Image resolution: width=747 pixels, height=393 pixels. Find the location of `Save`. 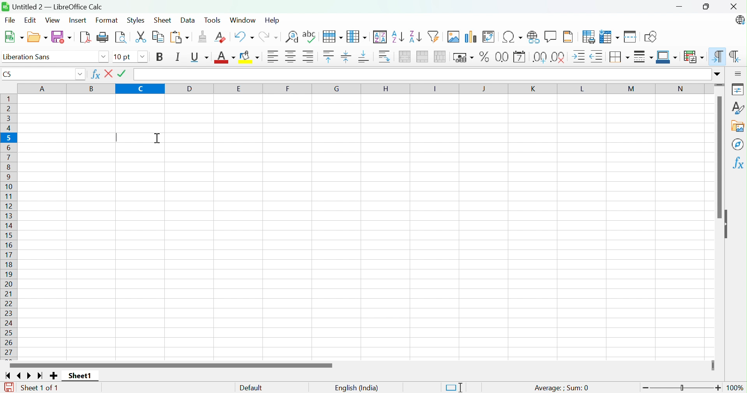

Save is located at coordinates (62, 36).